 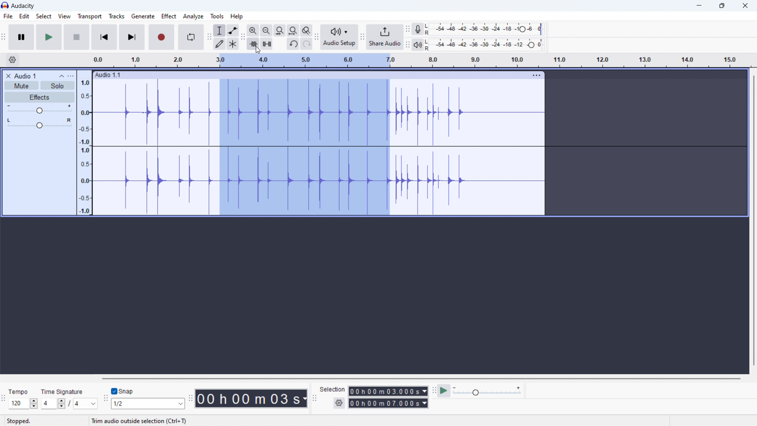 I want to click on settings, so click(x=339, y=403).